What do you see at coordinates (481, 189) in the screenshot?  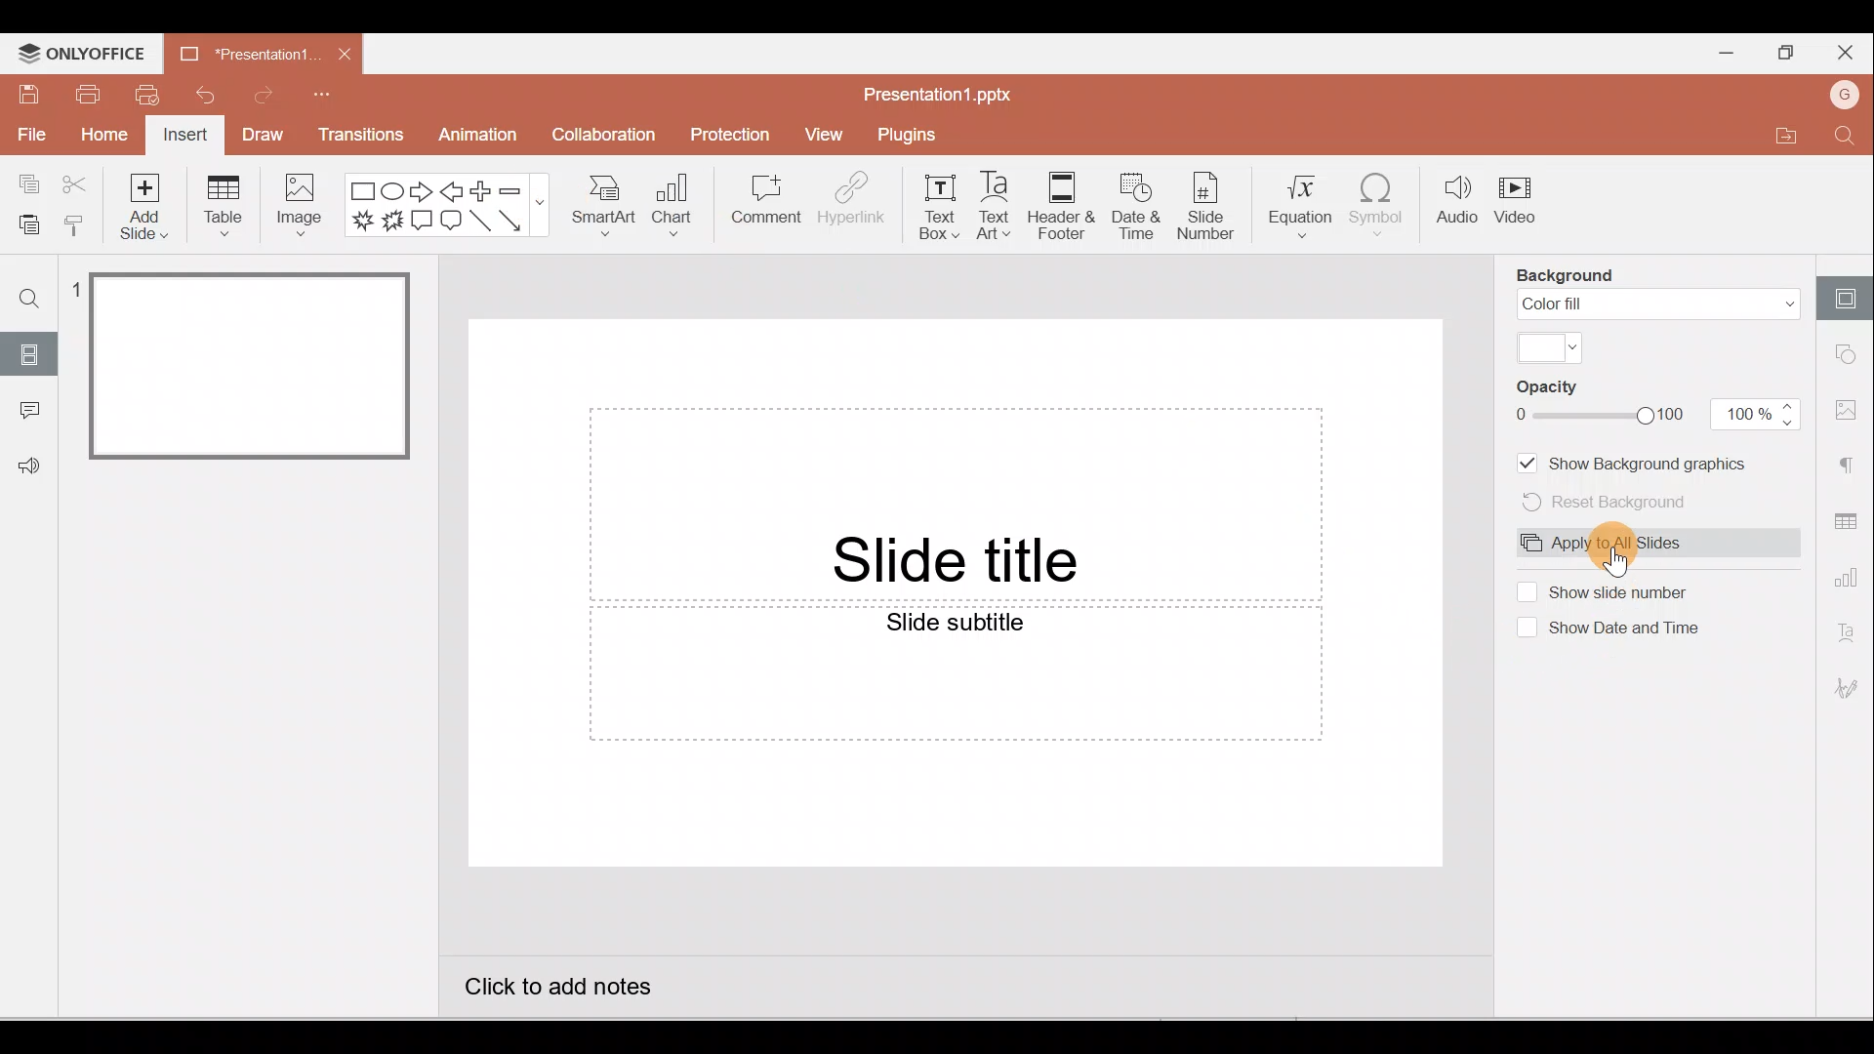 I see `Plus` at bounding box center [481, 189].